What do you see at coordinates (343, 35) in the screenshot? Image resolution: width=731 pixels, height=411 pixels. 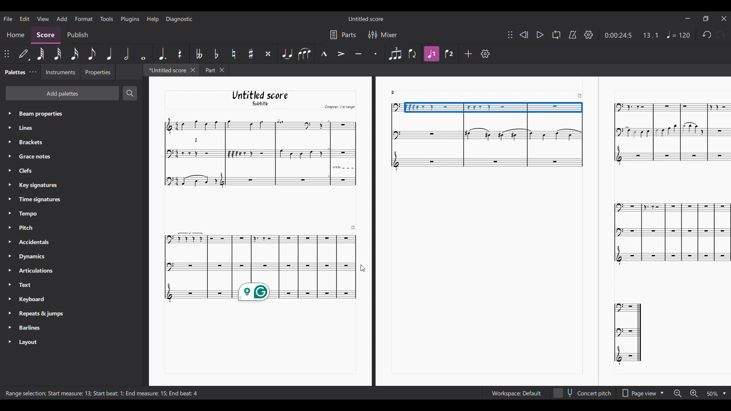 I see `Parts settings` at bounding box center [343, 35].